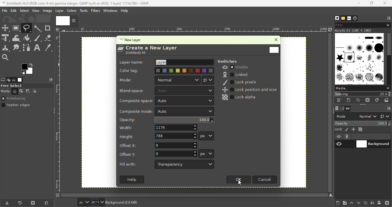 The width and height of the screenshot is (392, 207). Describe the element at coordinates (159, 80) in the screenshot. I see `Mode` at that location.